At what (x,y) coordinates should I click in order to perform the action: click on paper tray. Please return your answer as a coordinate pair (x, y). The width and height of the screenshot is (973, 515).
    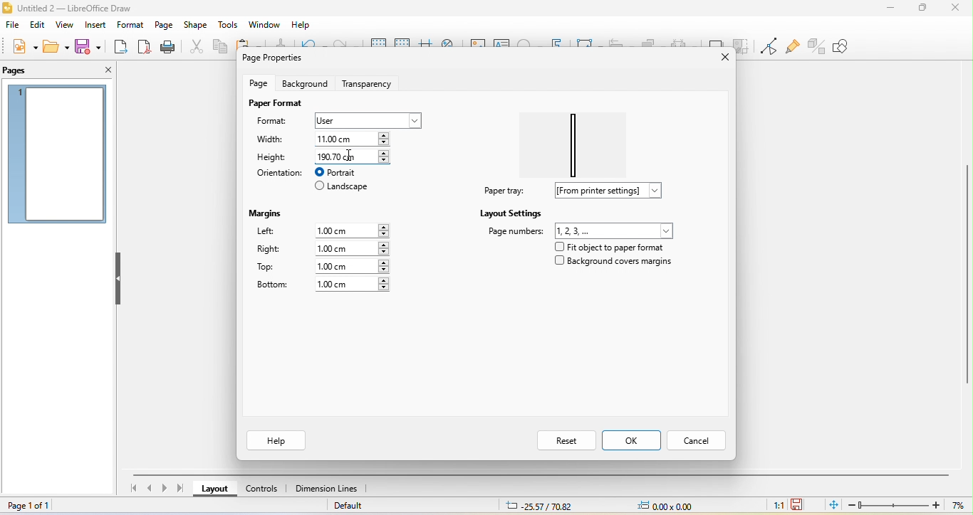
    Looking at the image, I should click on (502, 191).